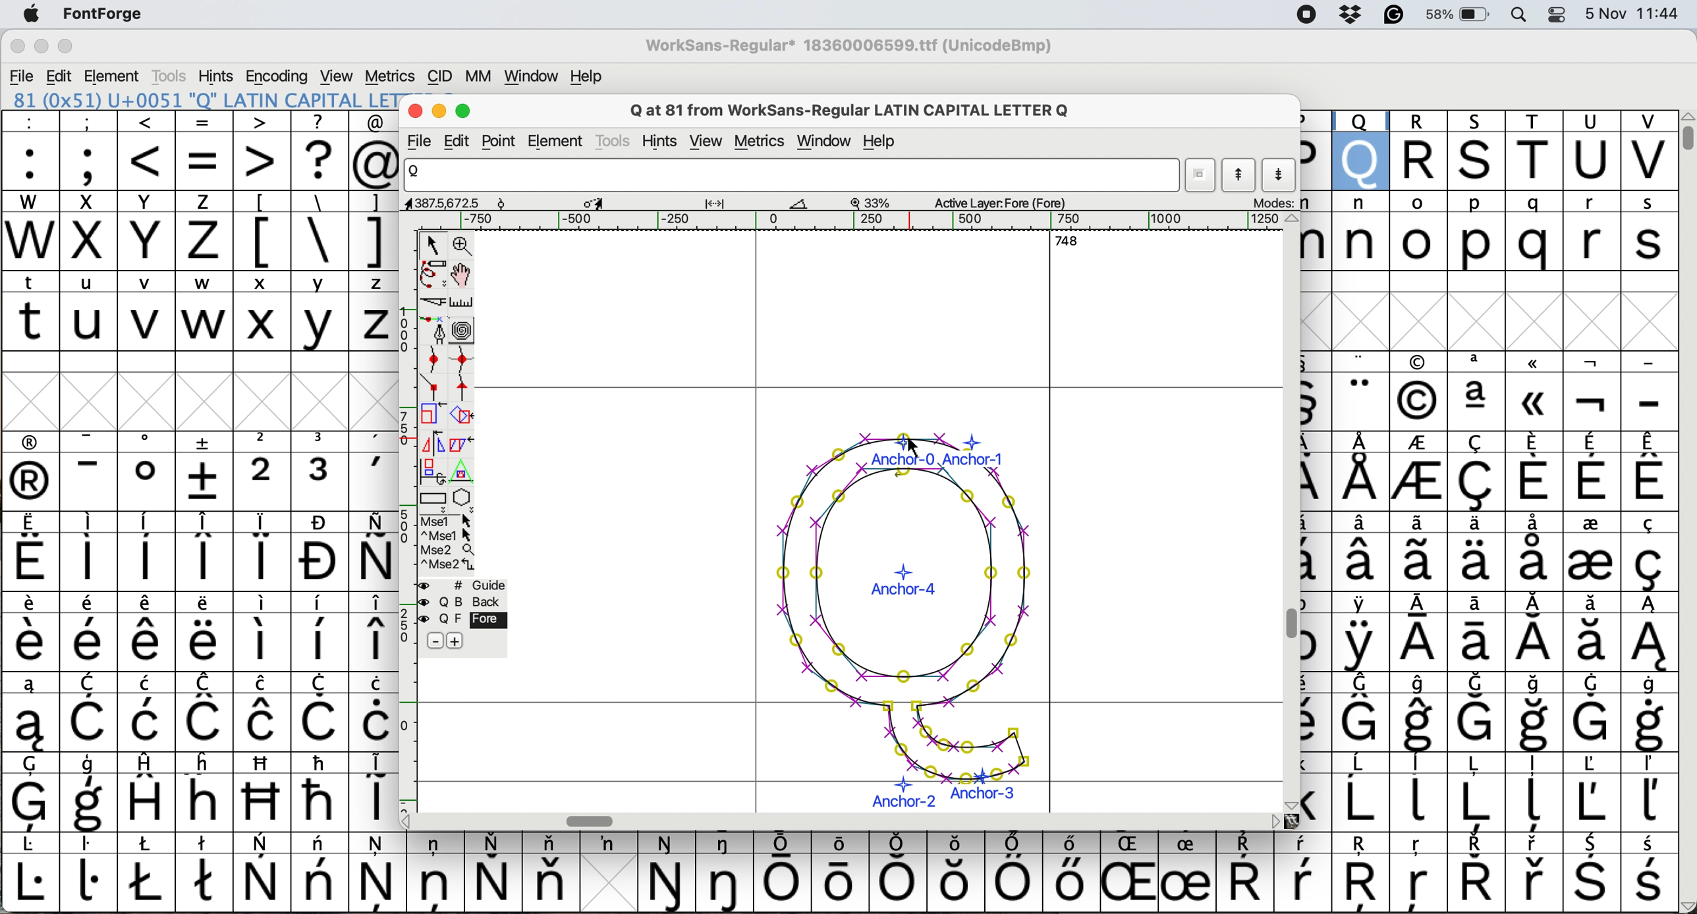 Image resolution: width=1697 pixels, height=914 pixels. What do you see at coordinates (464, 141) in the screenshot?
I see `edit` at bounding box center [464, 141].